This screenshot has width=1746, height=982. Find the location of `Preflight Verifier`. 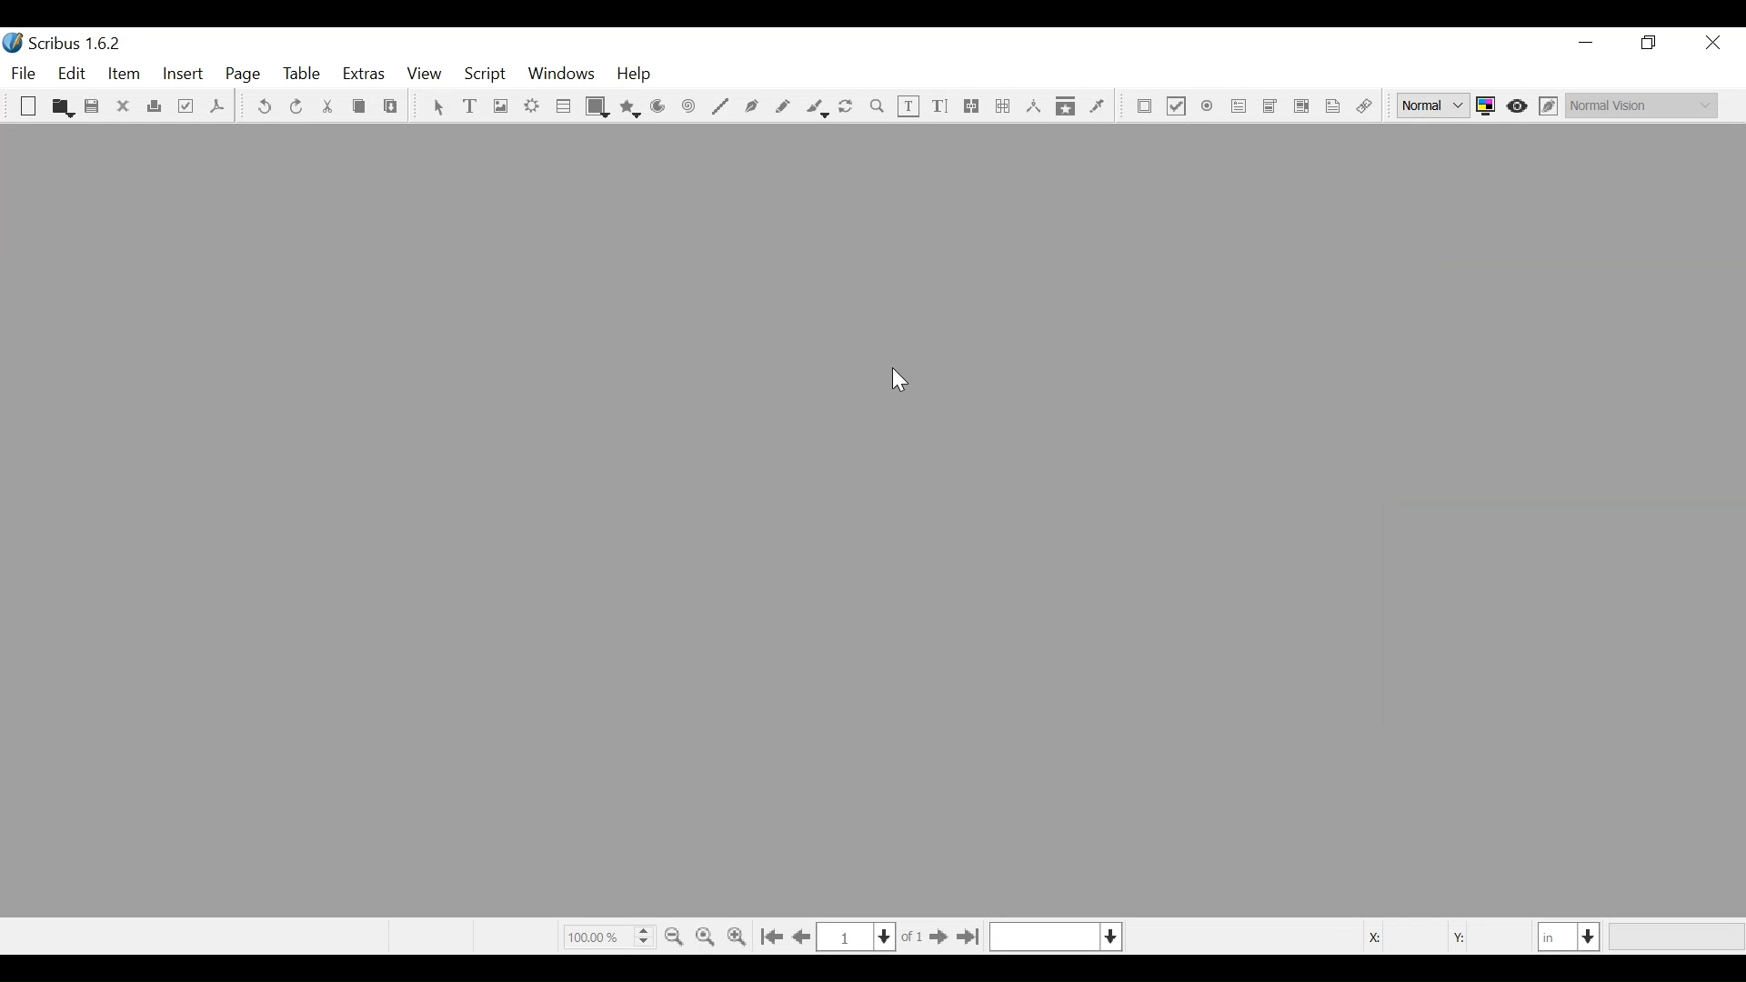

Preflight Verifier is located at coordinates (187, 108).